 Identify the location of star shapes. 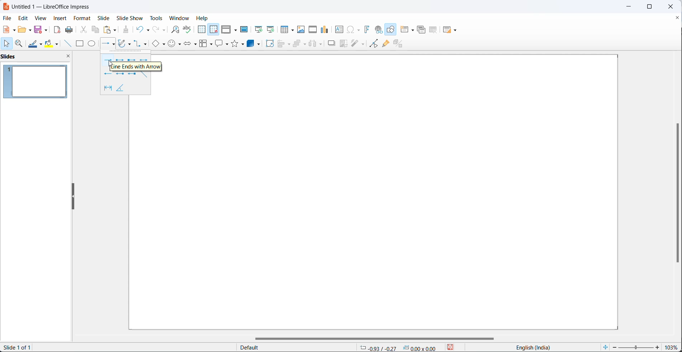
(238, 43).